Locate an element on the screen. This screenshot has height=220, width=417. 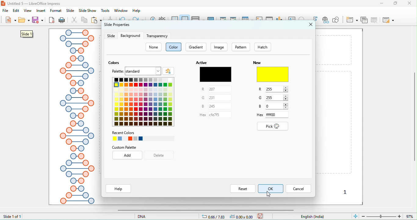
R is located at coordinates (213, 89).